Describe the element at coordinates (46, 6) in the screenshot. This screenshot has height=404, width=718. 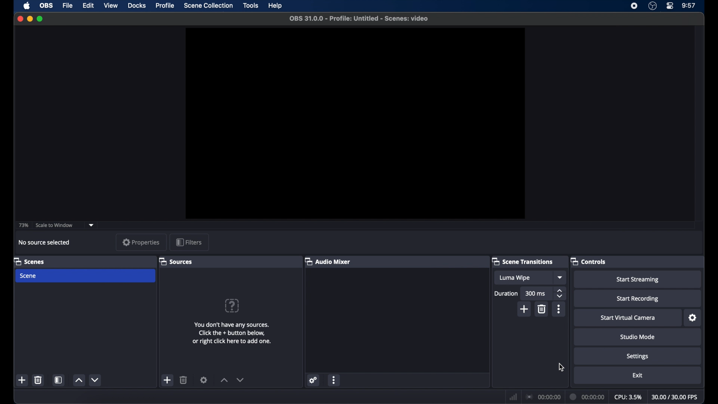
I see `obs` at that location.